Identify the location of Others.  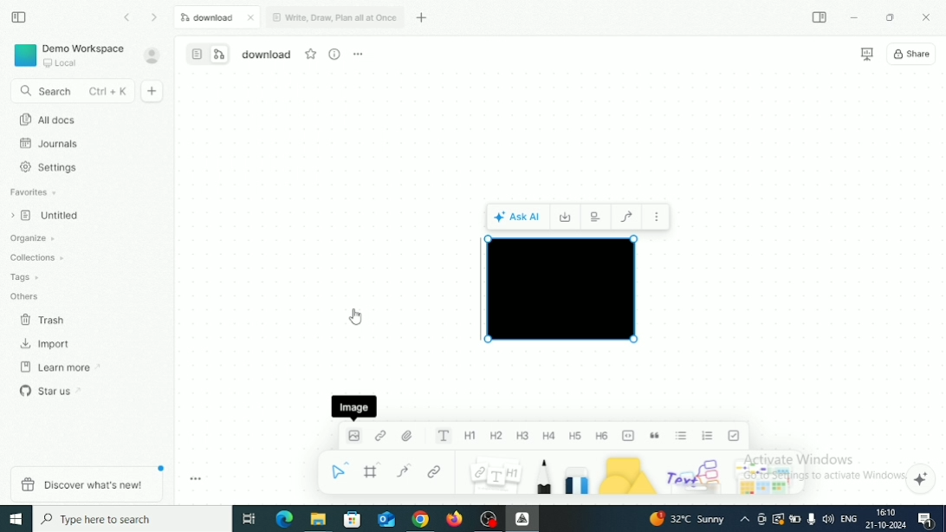
(30, 298).